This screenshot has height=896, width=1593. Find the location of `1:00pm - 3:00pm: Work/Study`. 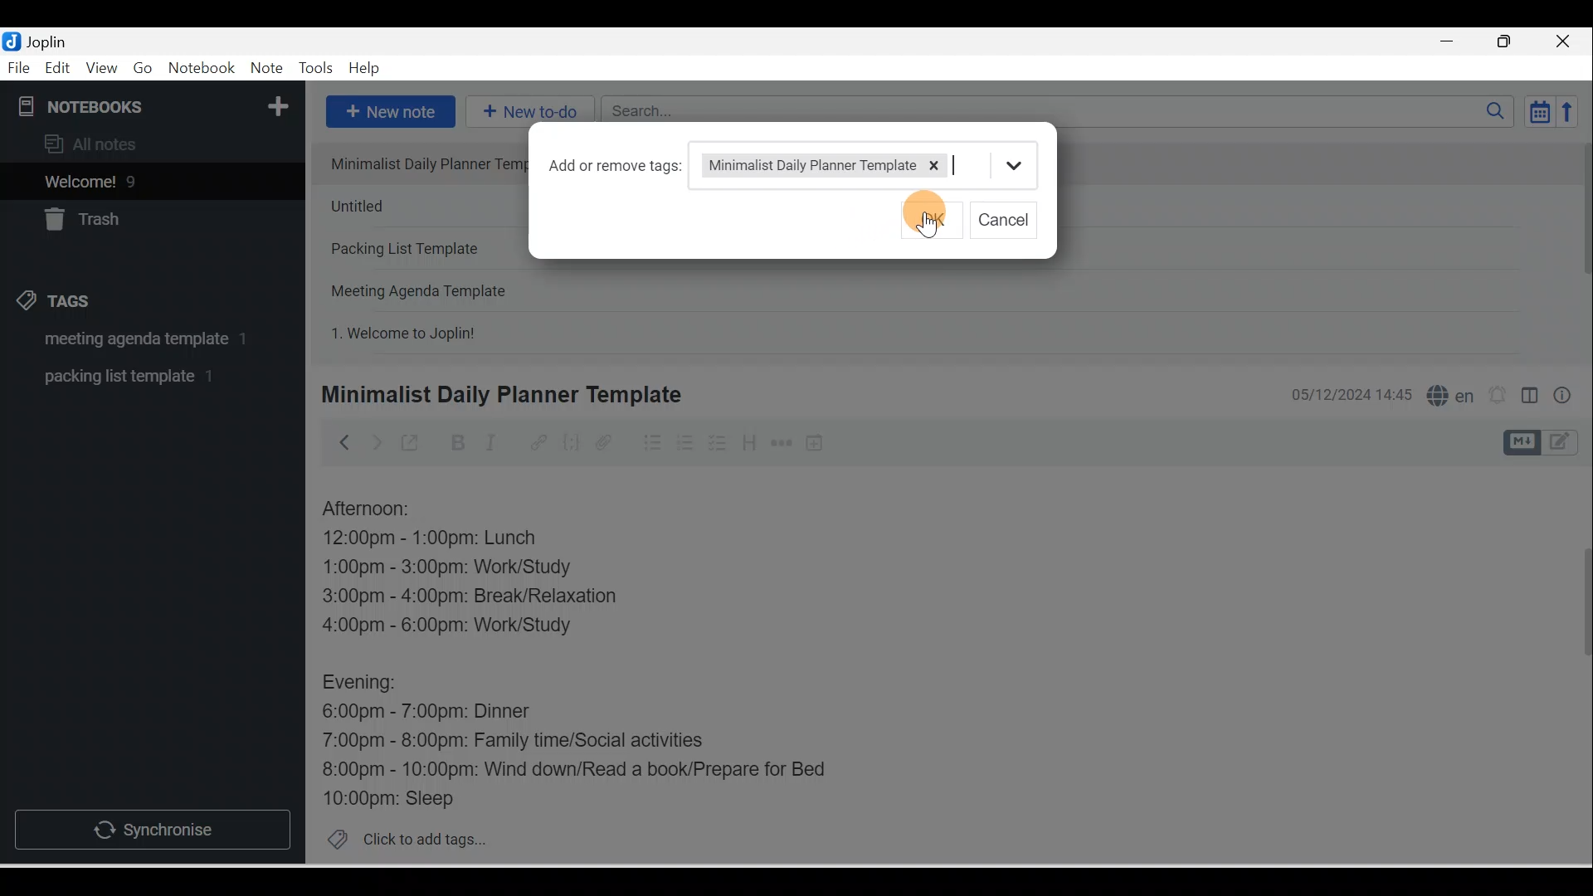

1:00pm - 3:00pm: Work/Study is located at coordinates (447, 568).